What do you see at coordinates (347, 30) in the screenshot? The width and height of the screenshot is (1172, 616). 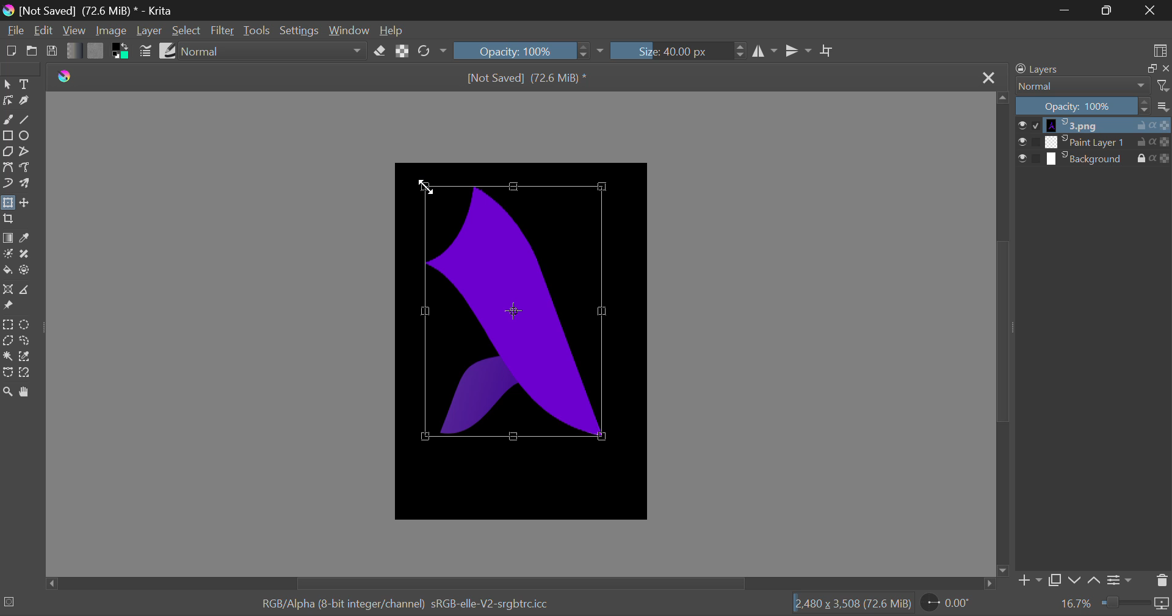 I see `Window` at bounding box center [347, 30].